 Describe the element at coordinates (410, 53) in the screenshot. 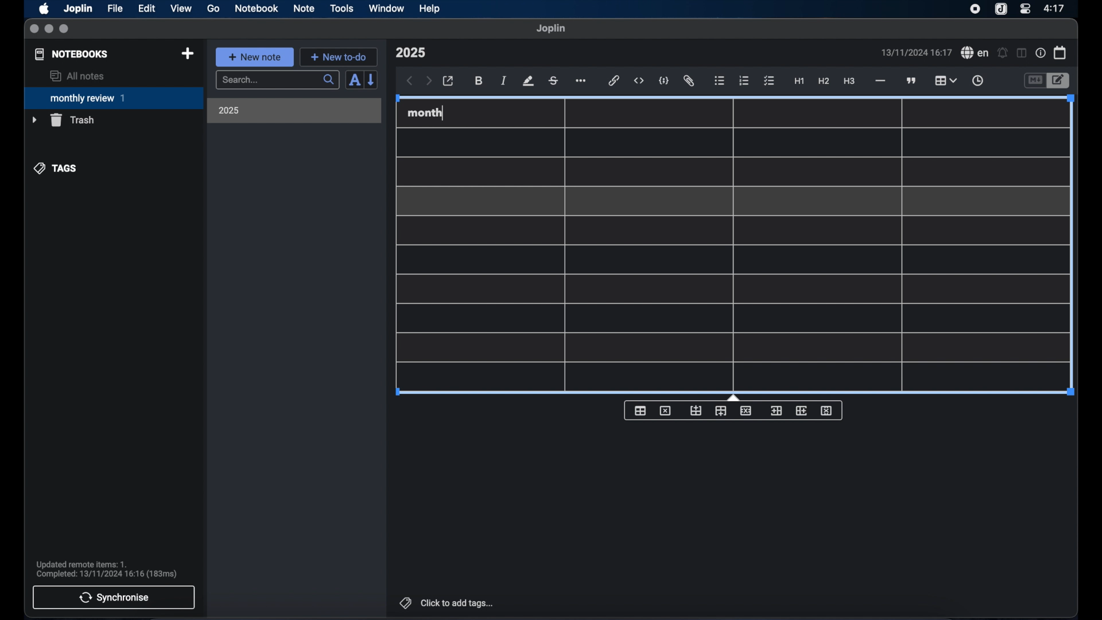

I see `note title` at that location.